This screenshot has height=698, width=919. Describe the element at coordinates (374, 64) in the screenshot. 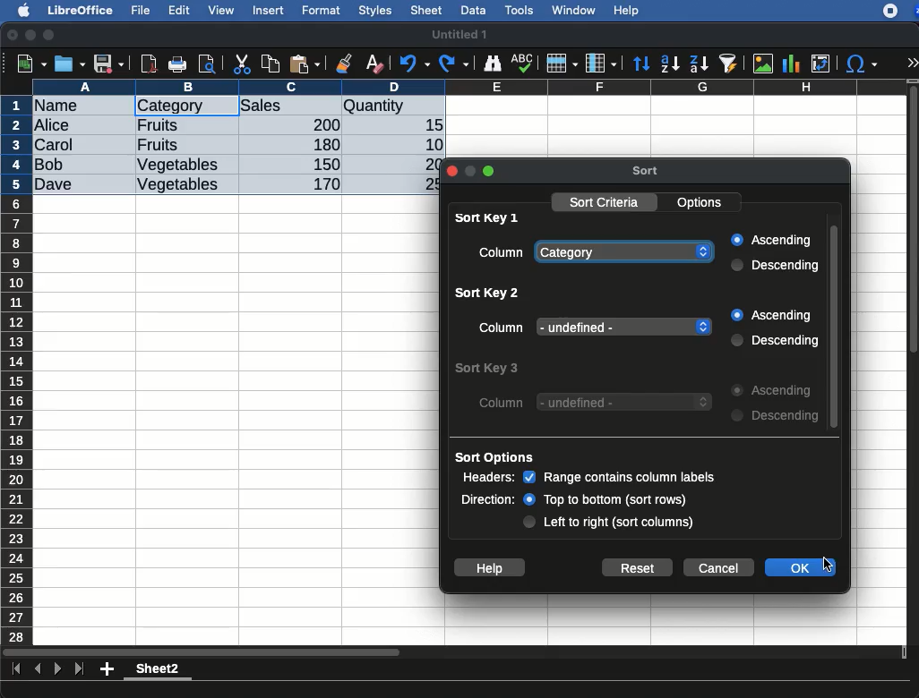

I see `clear formatting` at that location.